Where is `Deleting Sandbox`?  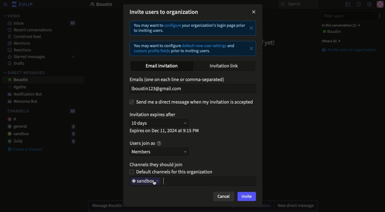
Deleting Sandbox is located at coordinates (142, 181).